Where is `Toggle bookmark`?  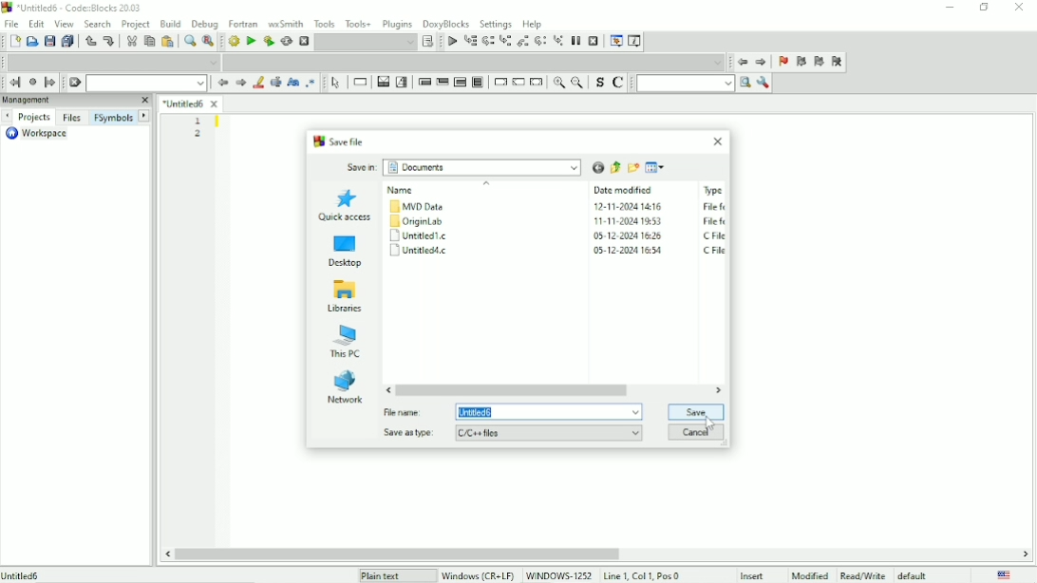 Toggle bookmark is located at coordinates (783, 63).